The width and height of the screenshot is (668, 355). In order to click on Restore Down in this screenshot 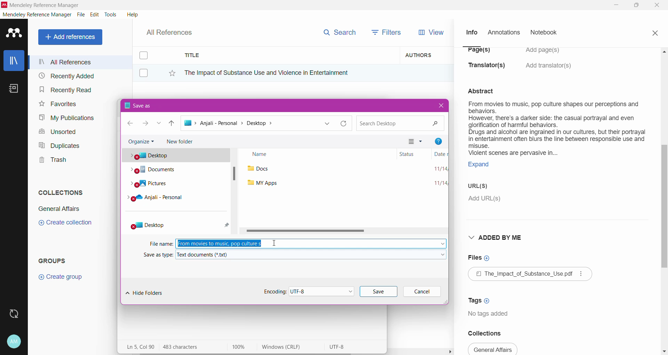, I will do `click(637, 6)`.